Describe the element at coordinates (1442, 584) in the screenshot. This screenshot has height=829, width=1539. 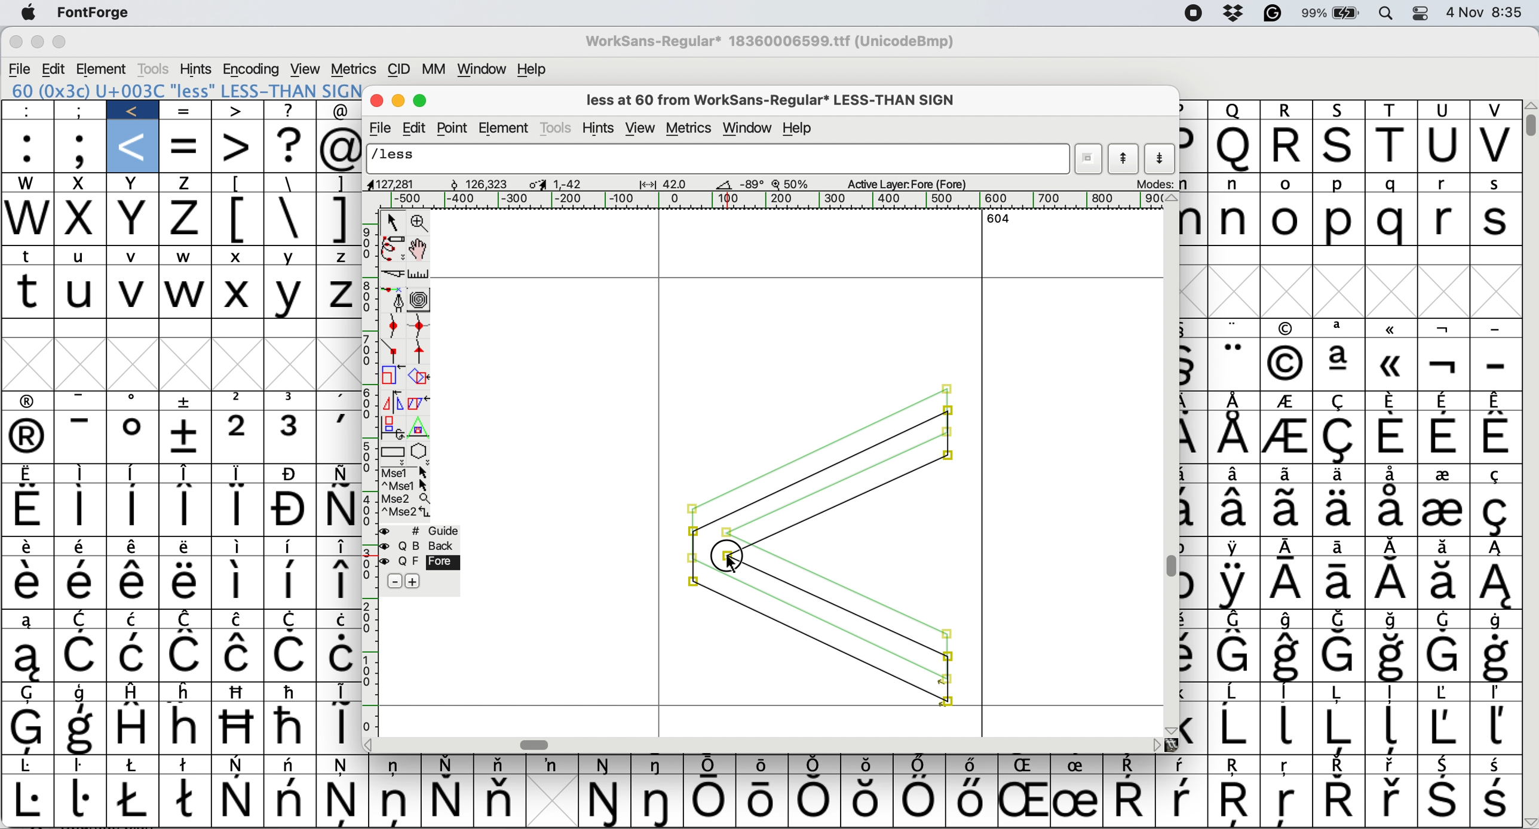
I see `Symbol` at that location.